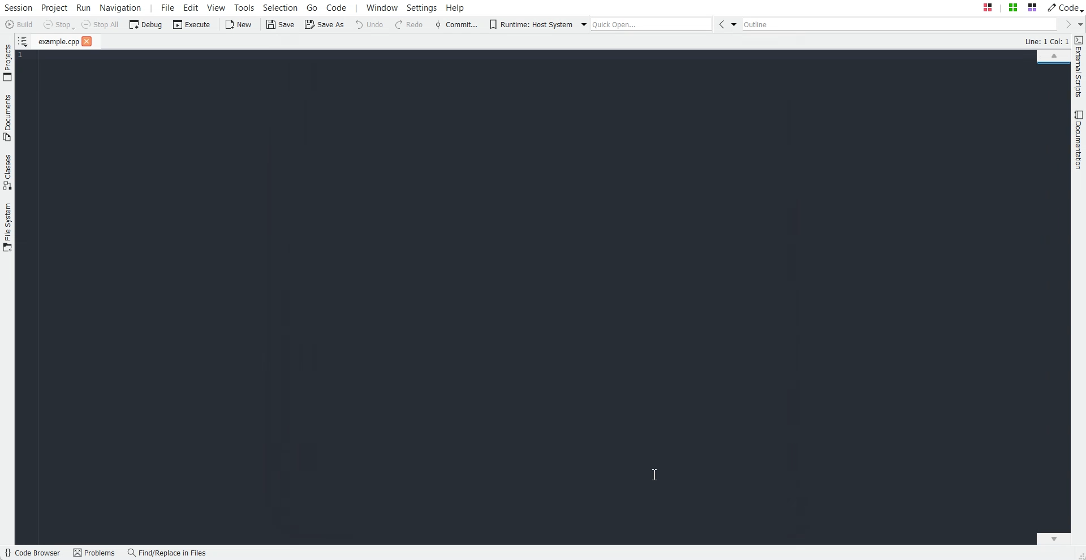  I want to click on Text Cursor, so click(37, 56).